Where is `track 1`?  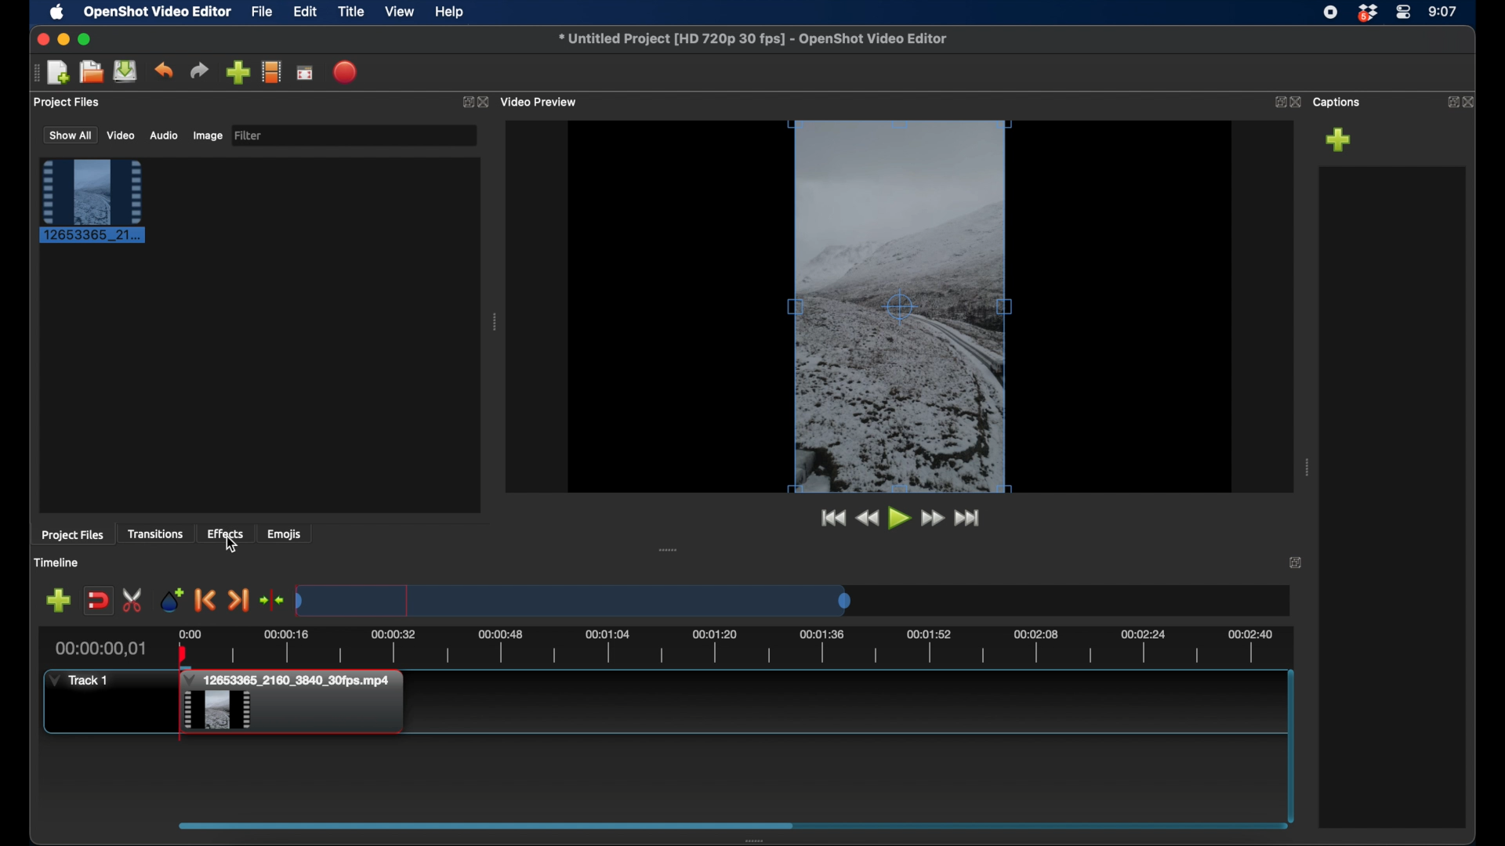
track 1 is located at coordinates (78, 679).